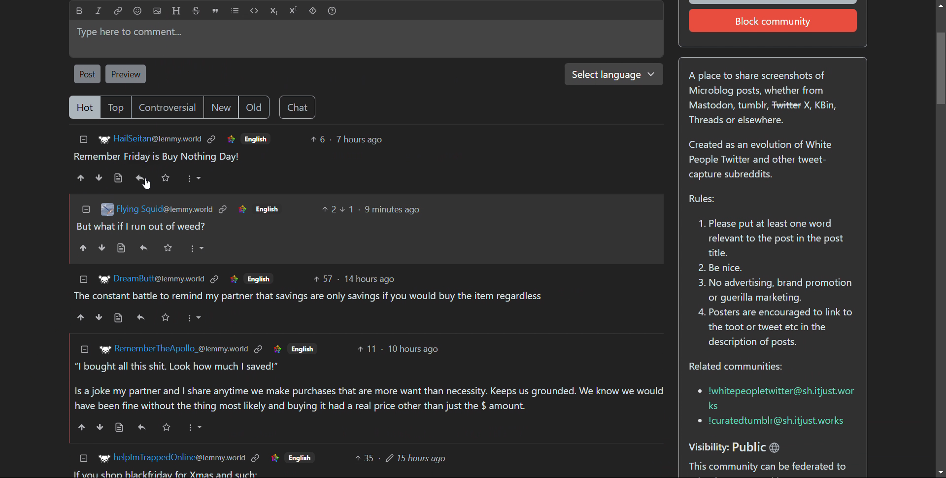 The width and height of the screenshot is (946, 478). Describe the element at coordinates (276, 348) in the screenshot. I see `link` at that location.